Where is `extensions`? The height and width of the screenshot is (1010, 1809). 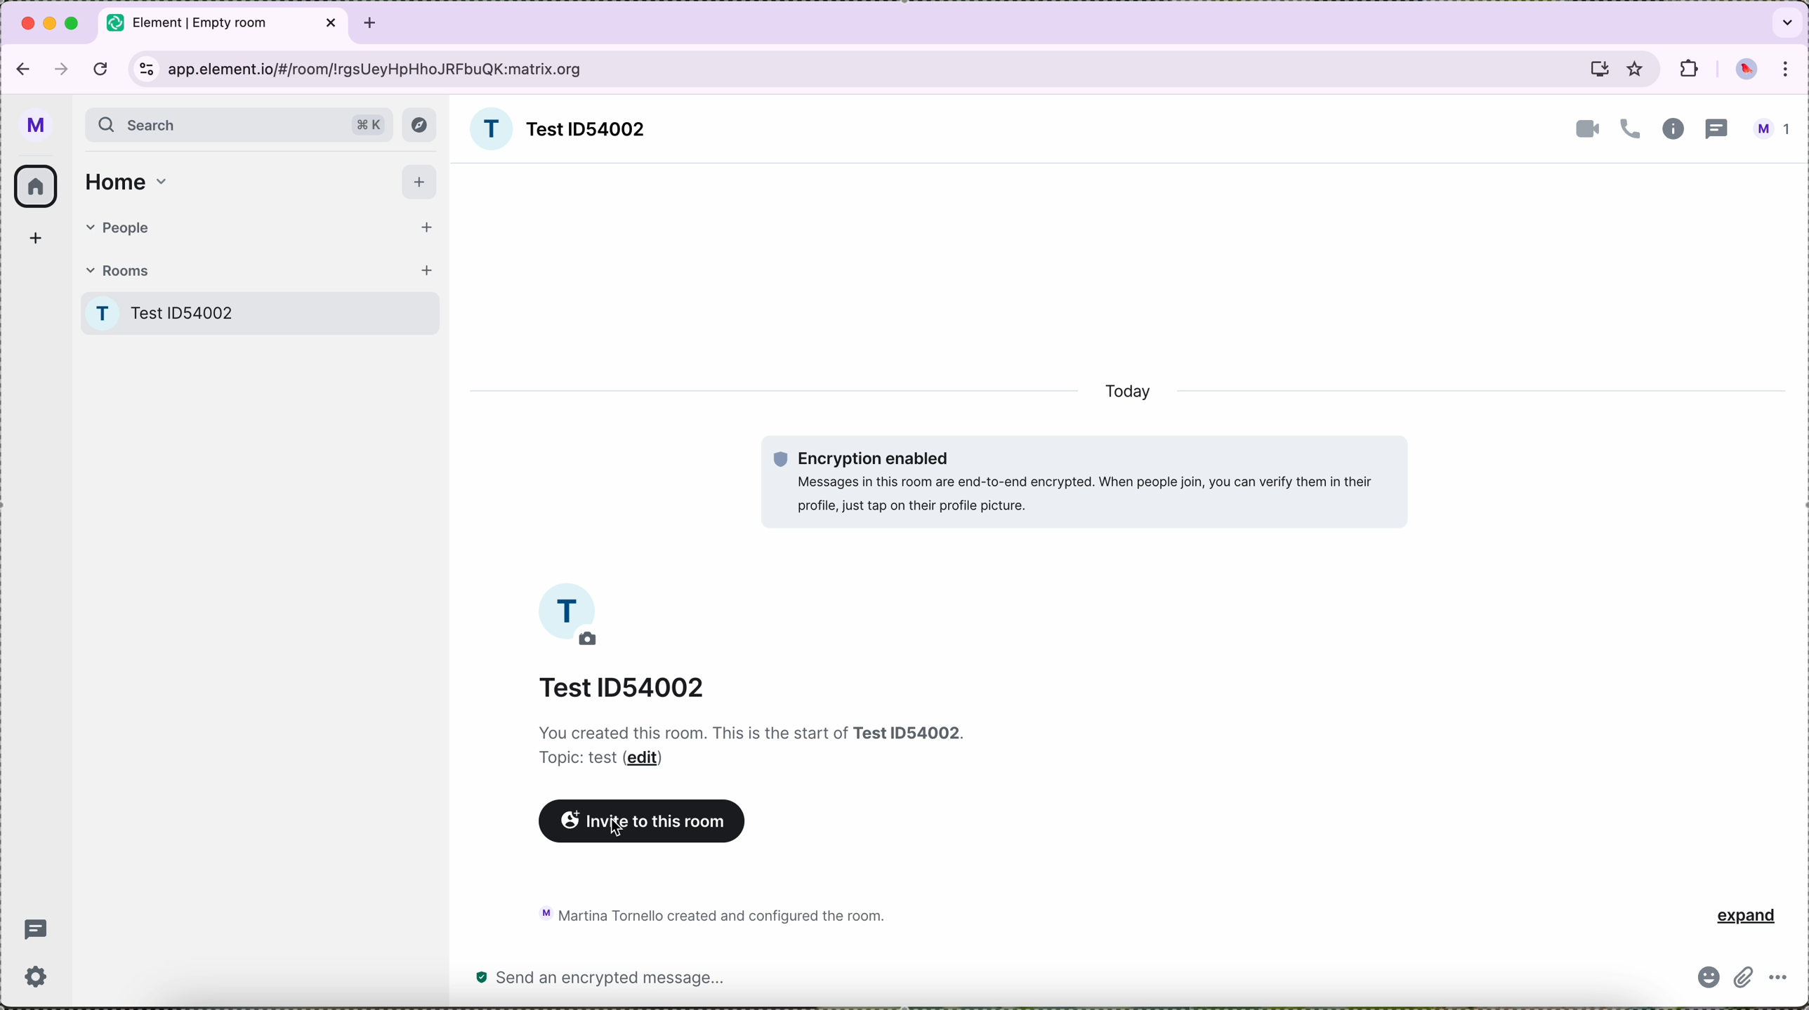
extensions is located at coordinates (1689, 69).